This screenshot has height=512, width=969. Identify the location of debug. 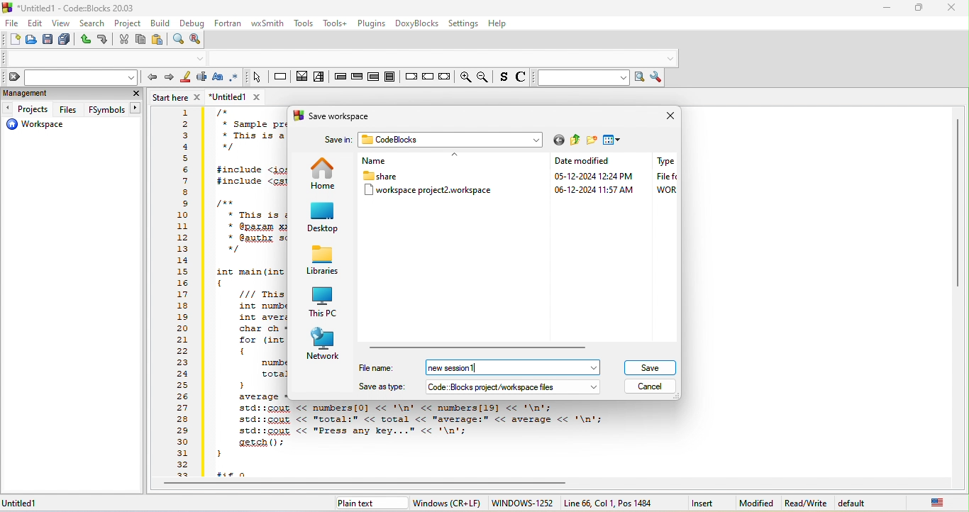
(192, 24).